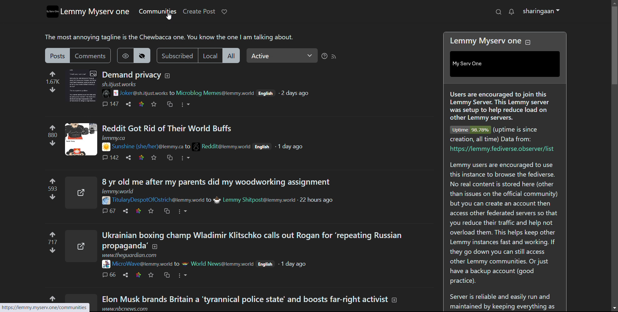 Image resolution: width=618 pixels, height=312 pixels. I want to click on username, so click(144, 93).